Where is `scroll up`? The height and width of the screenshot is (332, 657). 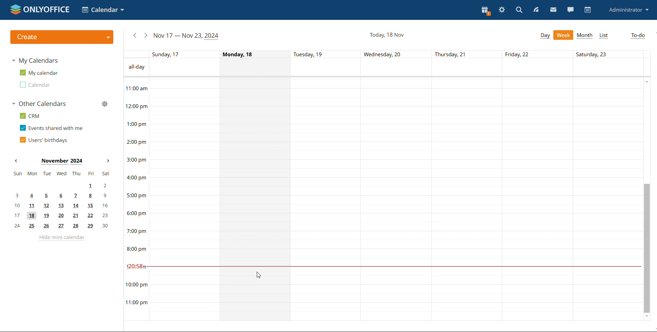
scroll up is located at coordinates (647, 81).